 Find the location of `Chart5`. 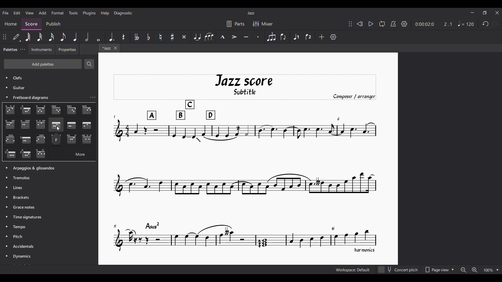

Chart5 is located at coordinates (72, 111).